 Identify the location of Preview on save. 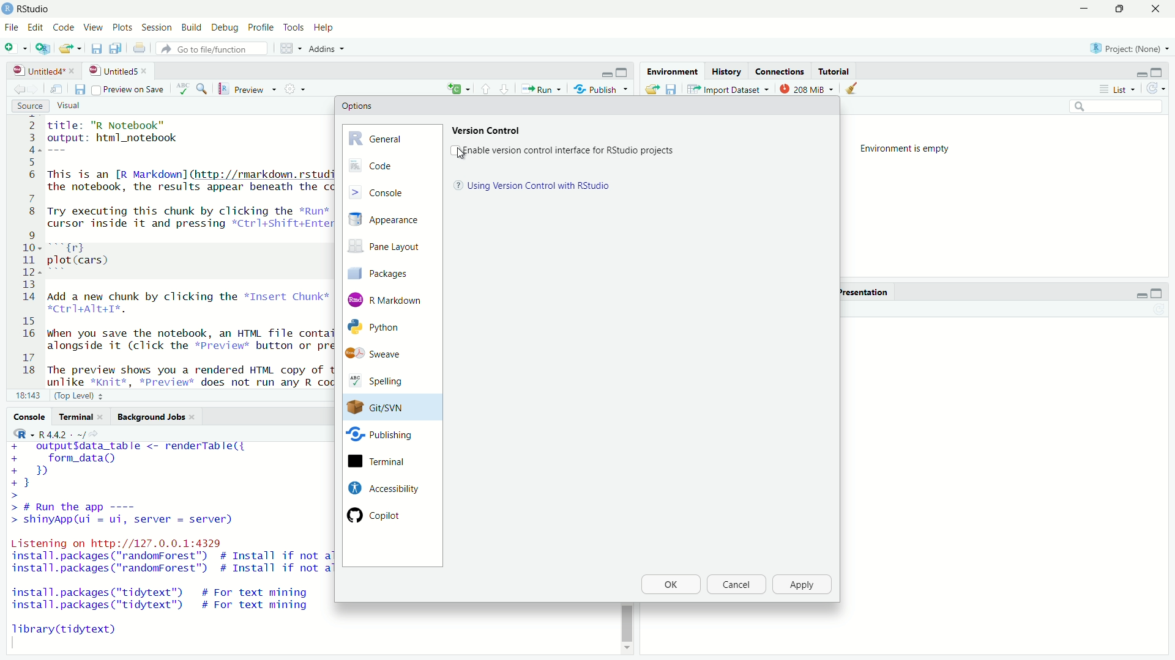
(127, 89).